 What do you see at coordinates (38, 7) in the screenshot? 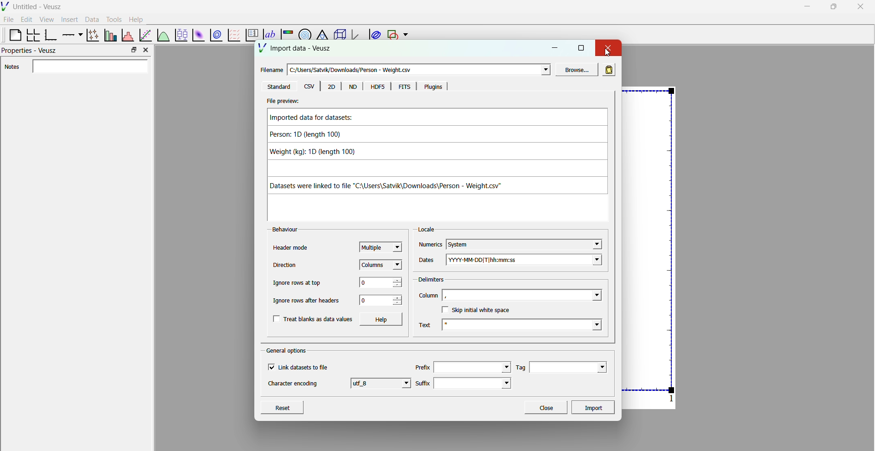
I see `Untitled - Veusz` at bounding box center [38, 7].